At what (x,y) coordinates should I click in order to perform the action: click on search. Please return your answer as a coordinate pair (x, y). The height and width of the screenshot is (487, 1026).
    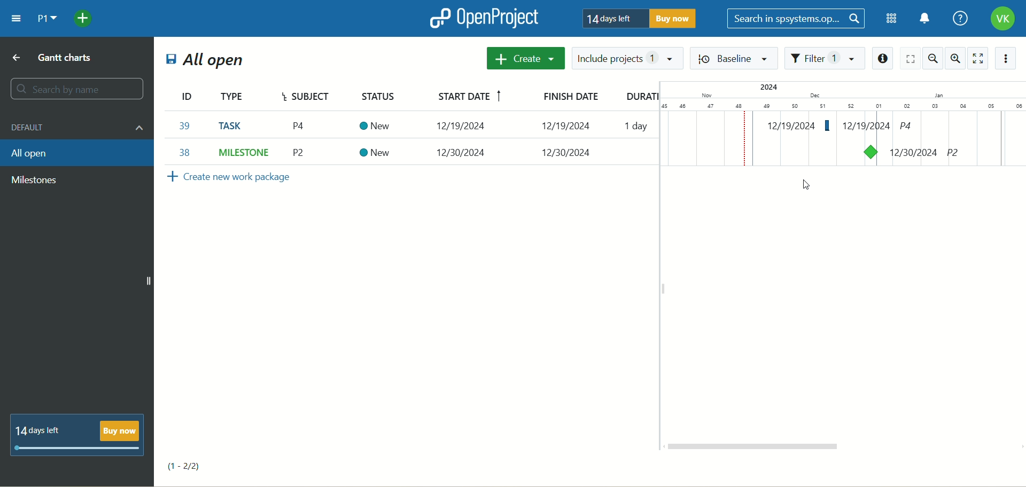
    Looking at the image, I should click on (79, 89).